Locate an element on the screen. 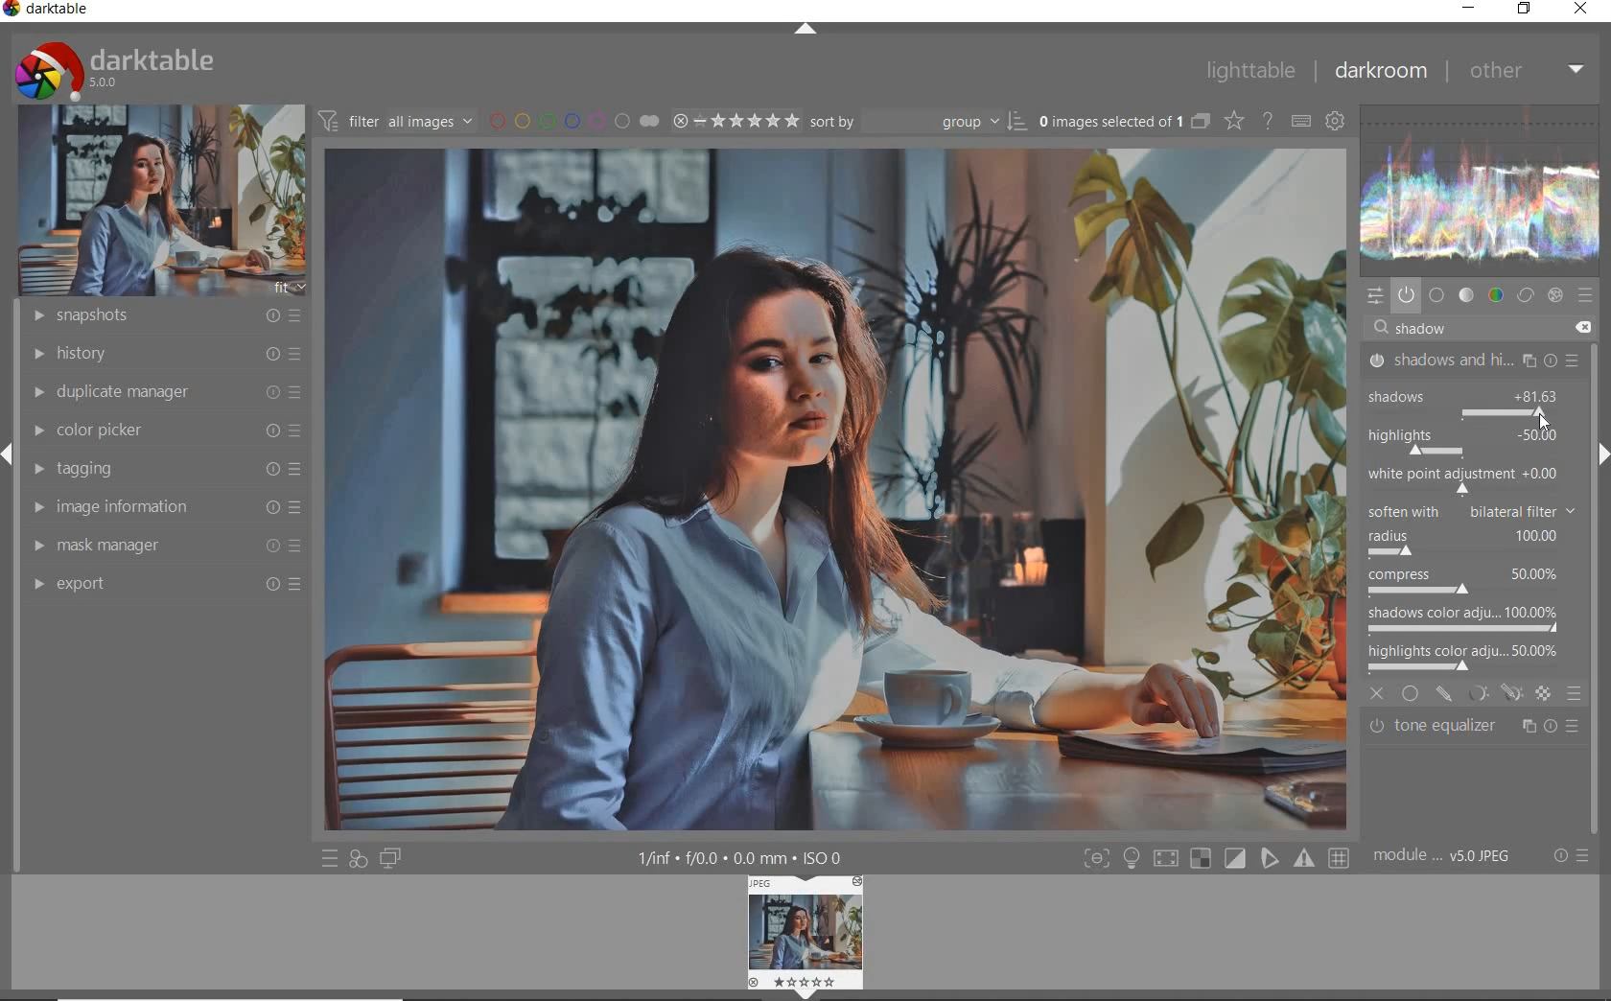 The image size is (1611, 1001). image information is located at coordinates (165, 507).